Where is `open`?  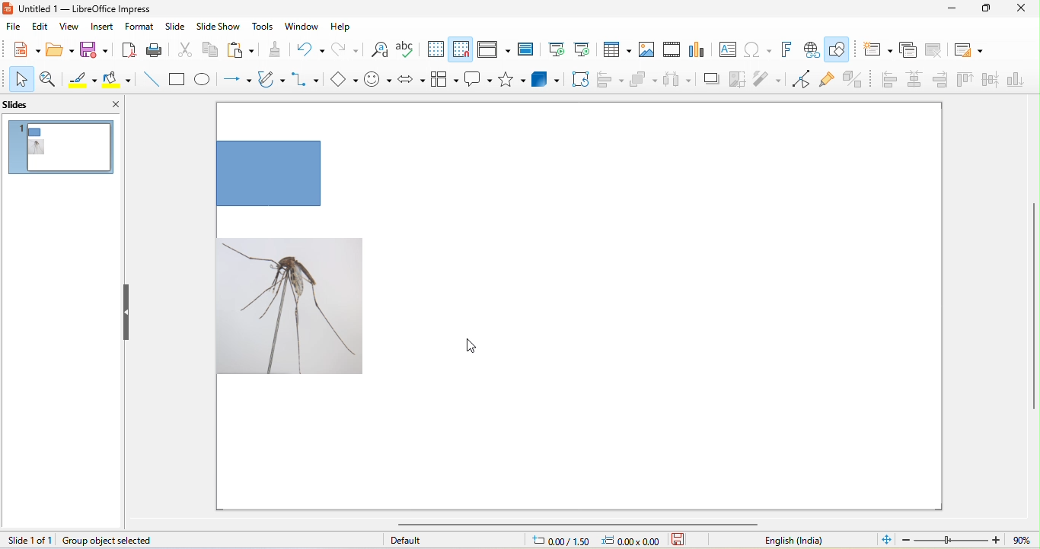 open is located at coordinates (60, 50).